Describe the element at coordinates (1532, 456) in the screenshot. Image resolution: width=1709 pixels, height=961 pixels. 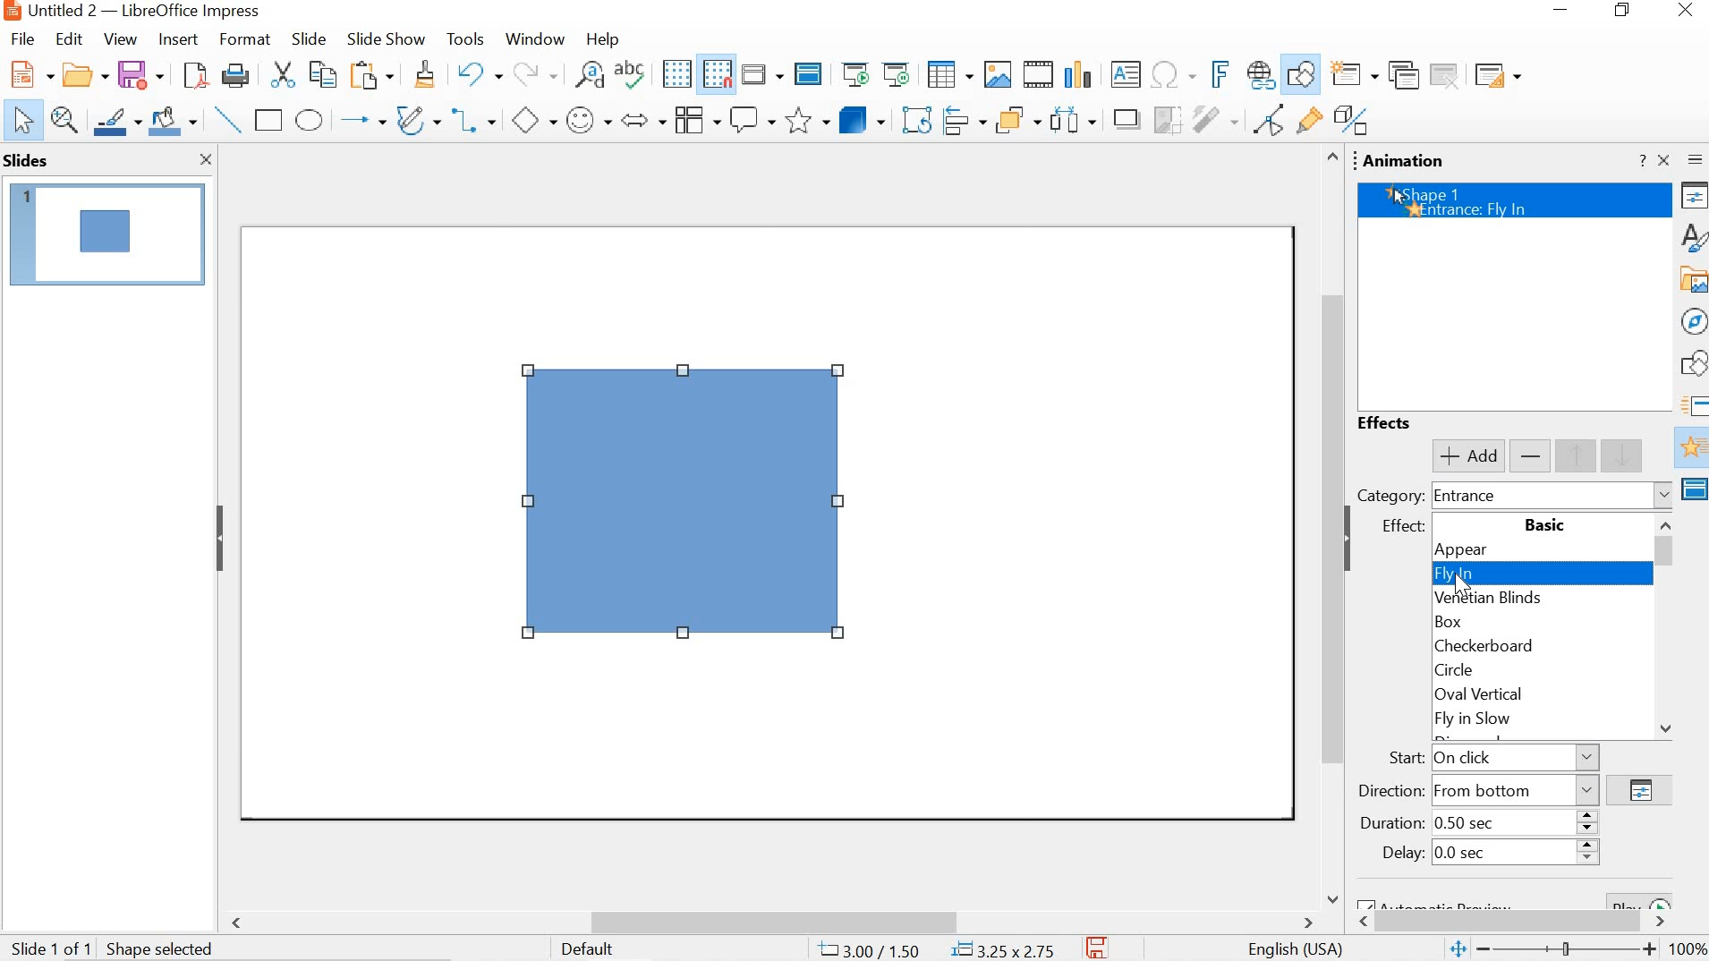
I see `remove effect` at that location.